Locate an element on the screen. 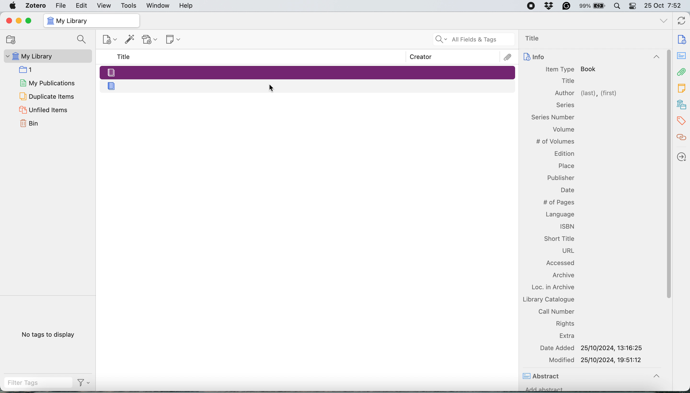  Publisher is located at coordinates (561, 178).